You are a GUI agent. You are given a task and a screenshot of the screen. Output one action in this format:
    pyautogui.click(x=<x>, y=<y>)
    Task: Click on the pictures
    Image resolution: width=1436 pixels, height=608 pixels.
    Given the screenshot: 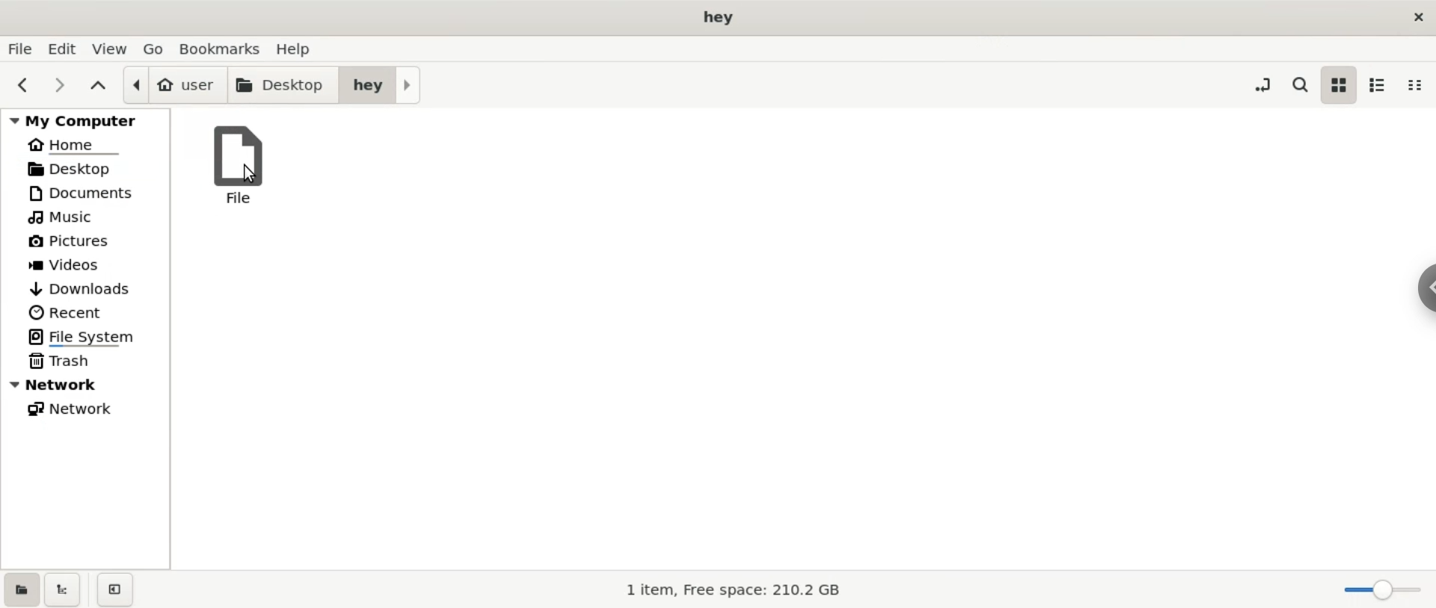 What is the action you would take?
    pyautogui.click(x=92, y=241)
    